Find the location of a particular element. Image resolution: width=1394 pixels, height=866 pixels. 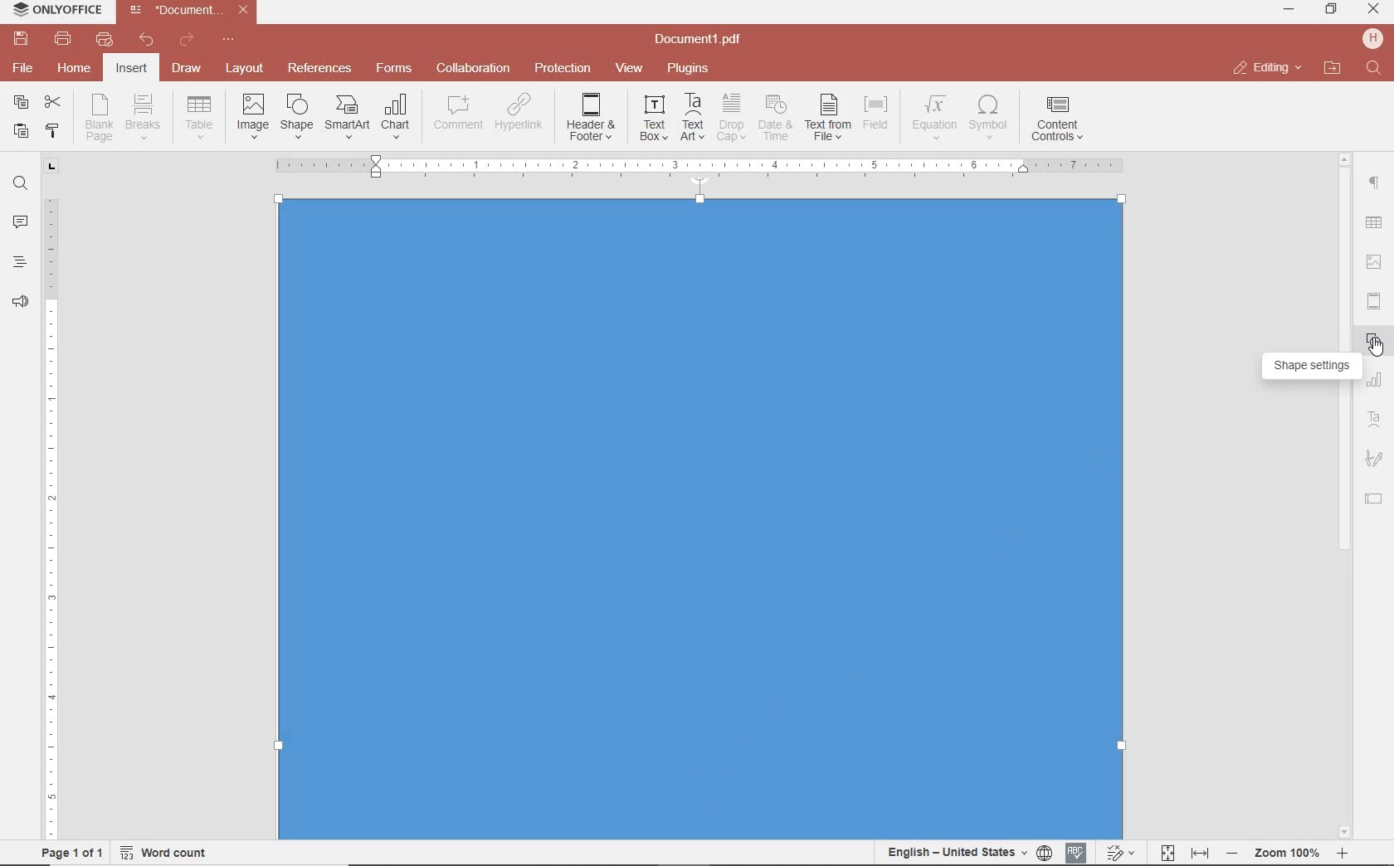

INSERT CONTENT CONTROLS is located at coordinates (1057, 119).